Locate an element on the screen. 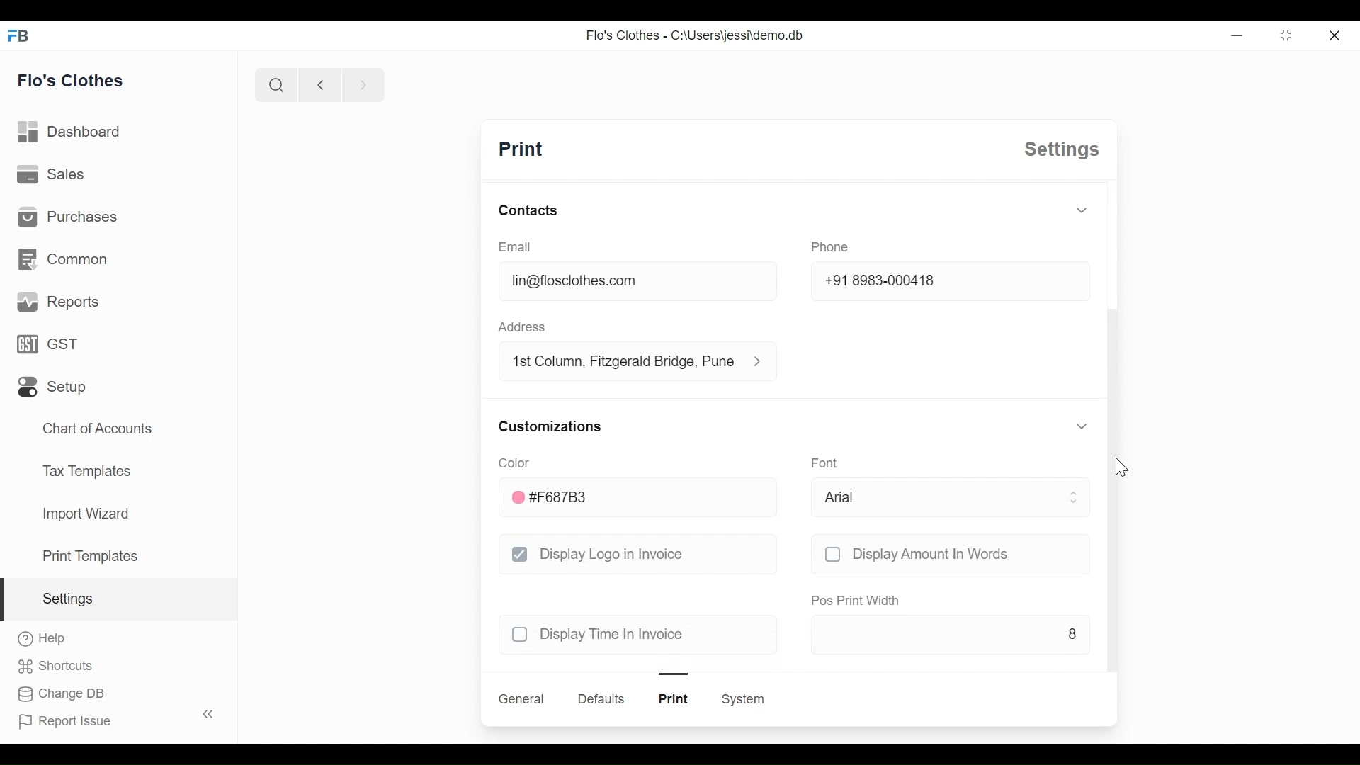 This screenshot has width=1360, height=765. print templates is located at coordinates (91, 556).